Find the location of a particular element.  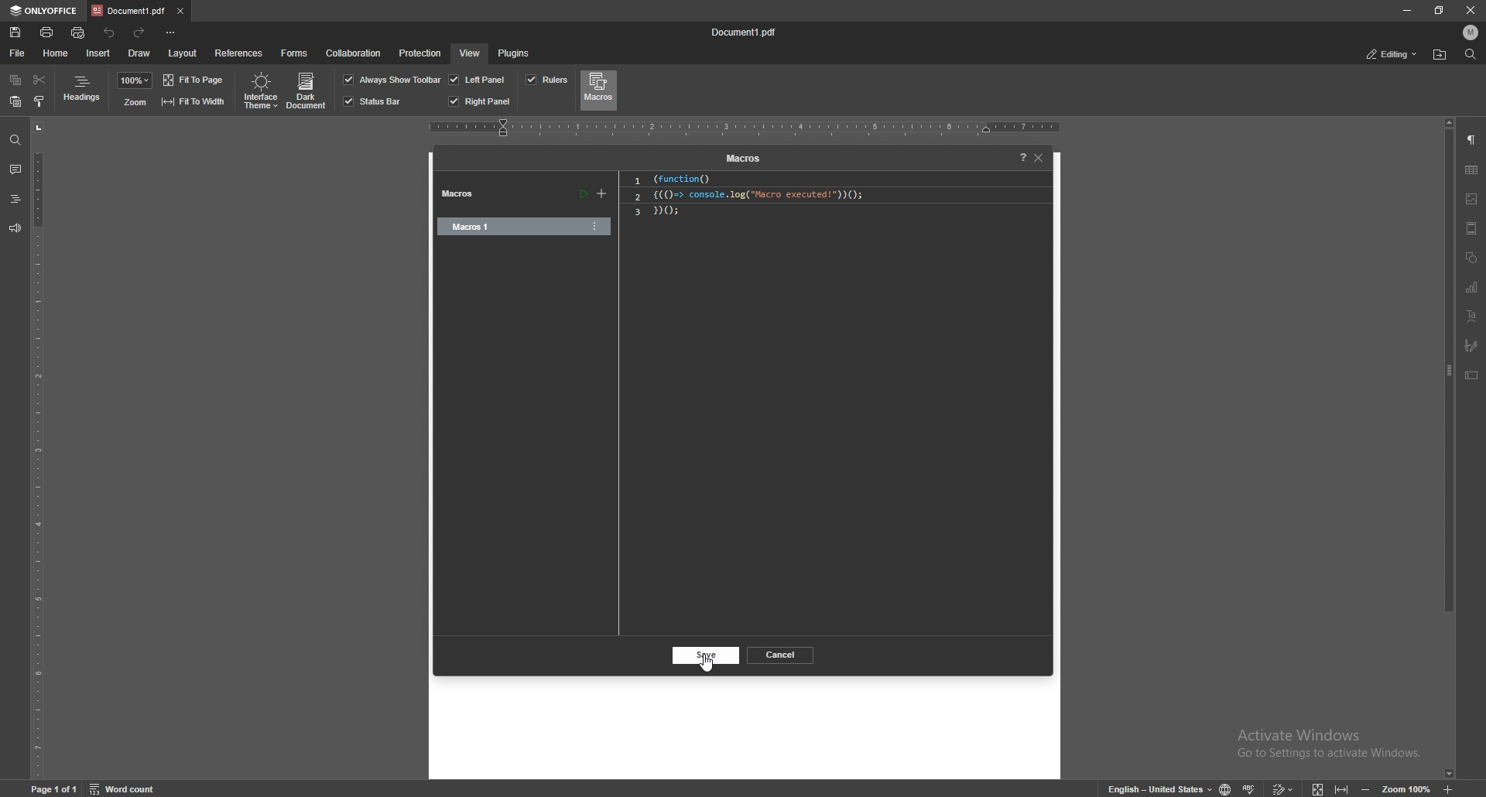

zoom is located at coordinates (134, 102).